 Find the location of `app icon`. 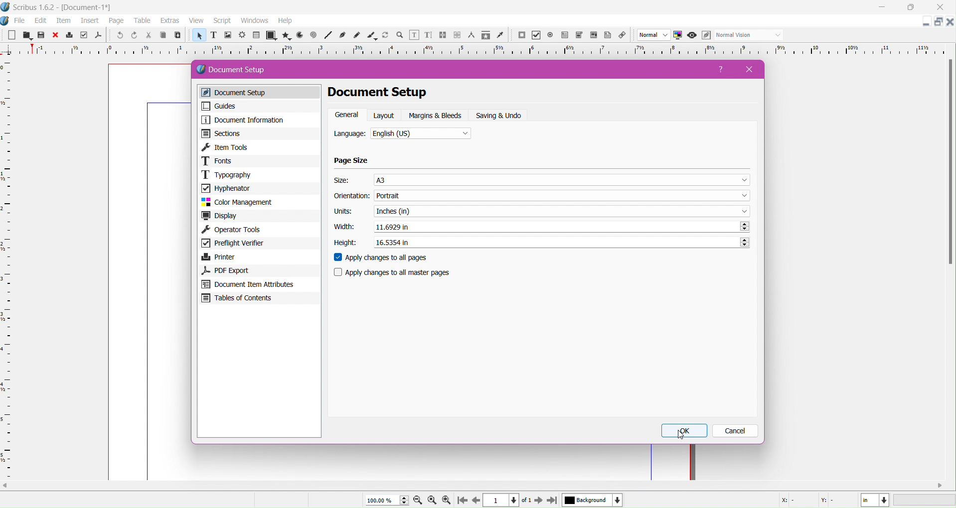

app icon is located at coordinates (6, 7).